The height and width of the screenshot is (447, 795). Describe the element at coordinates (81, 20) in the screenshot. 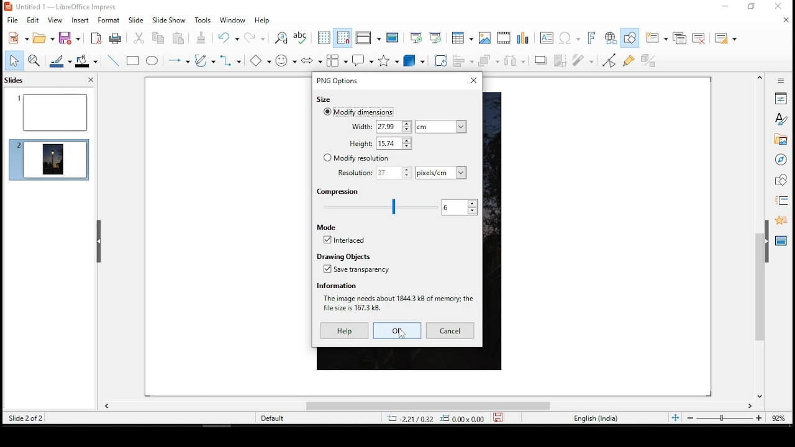

I see `insert` at that location.